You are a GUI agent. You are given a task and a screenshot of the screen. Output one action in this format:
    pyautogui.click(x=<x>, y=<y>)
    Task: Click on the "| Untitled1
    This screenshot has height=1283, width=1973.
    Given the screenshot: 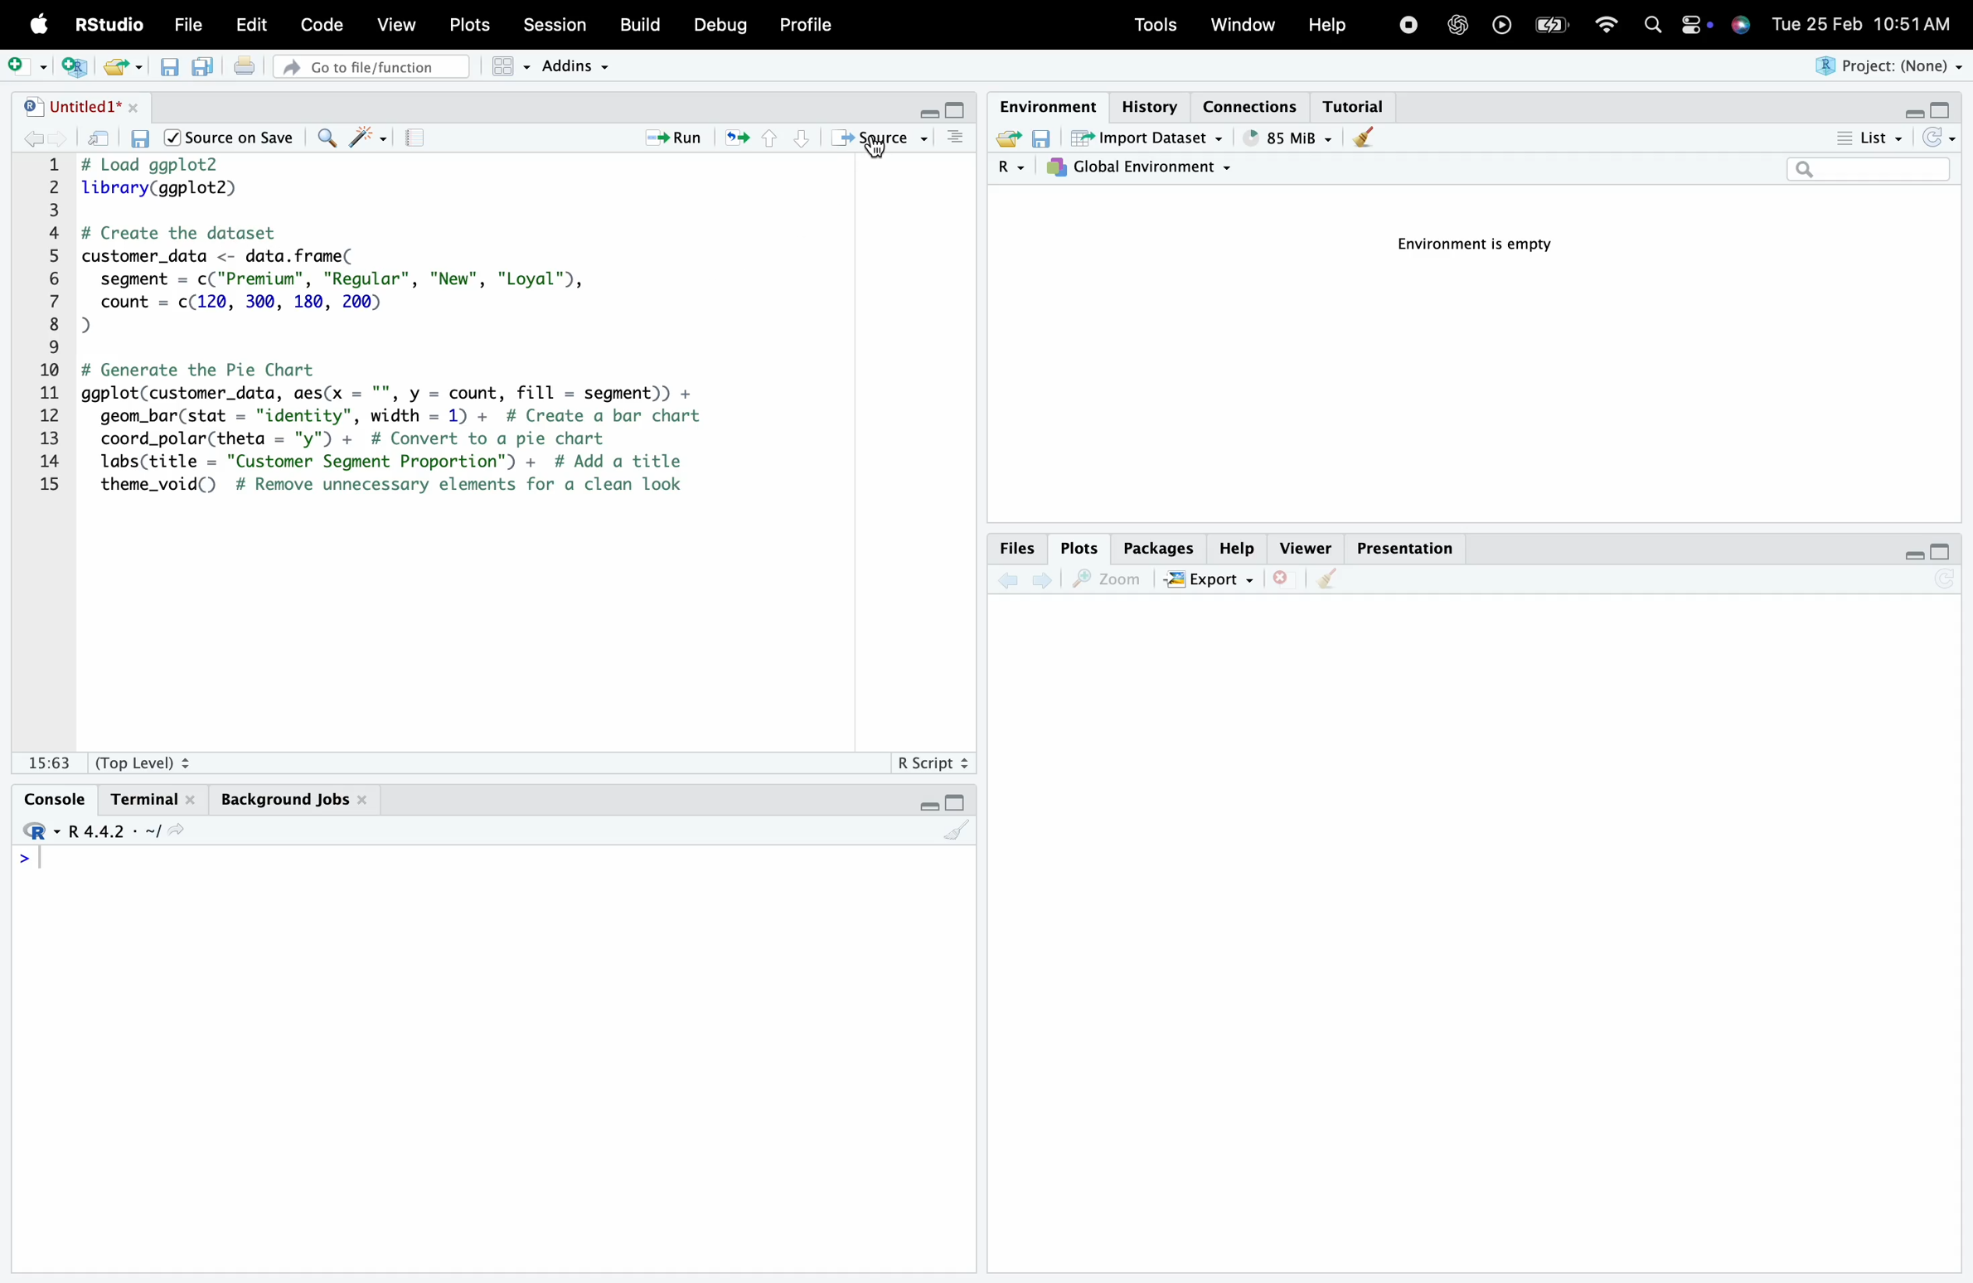 What is the action you would take?
    pyautogui.click(x=80, y=108)
    